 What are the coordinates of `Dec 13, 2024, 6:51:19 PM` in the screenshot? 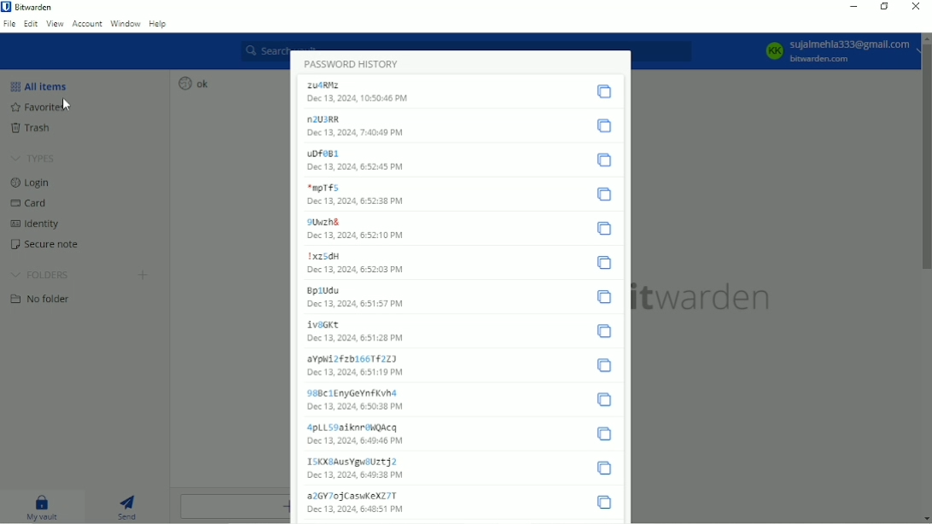 It's located at (353, 373).